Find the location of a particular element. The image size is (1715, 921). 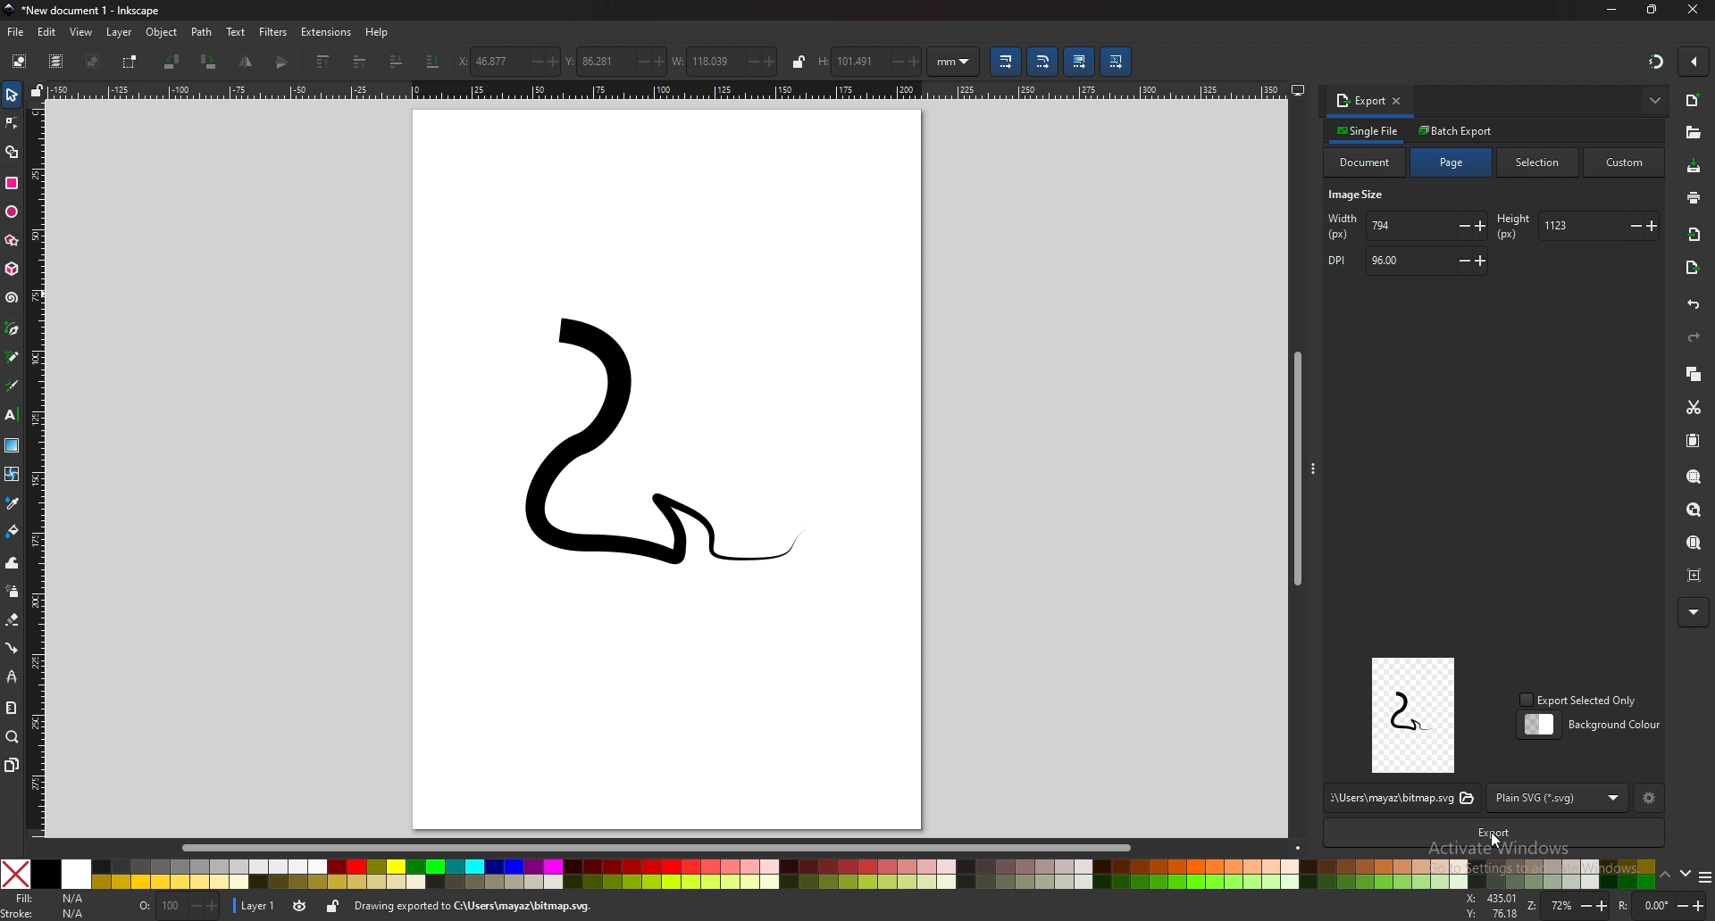

lpe is located at coordinates (11, 676).